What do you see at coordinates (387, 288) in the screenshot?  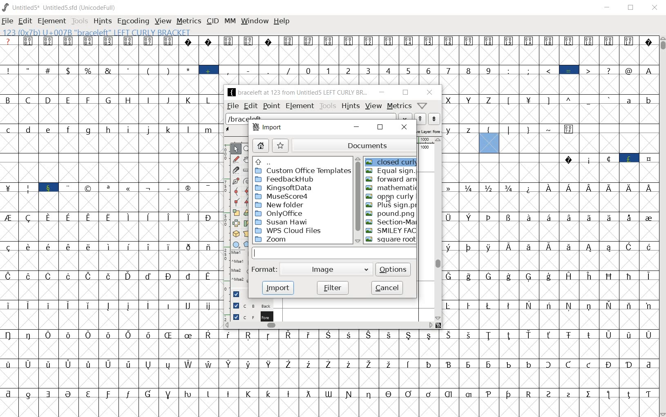 I see `cancel` at bounding box center [387, 288].